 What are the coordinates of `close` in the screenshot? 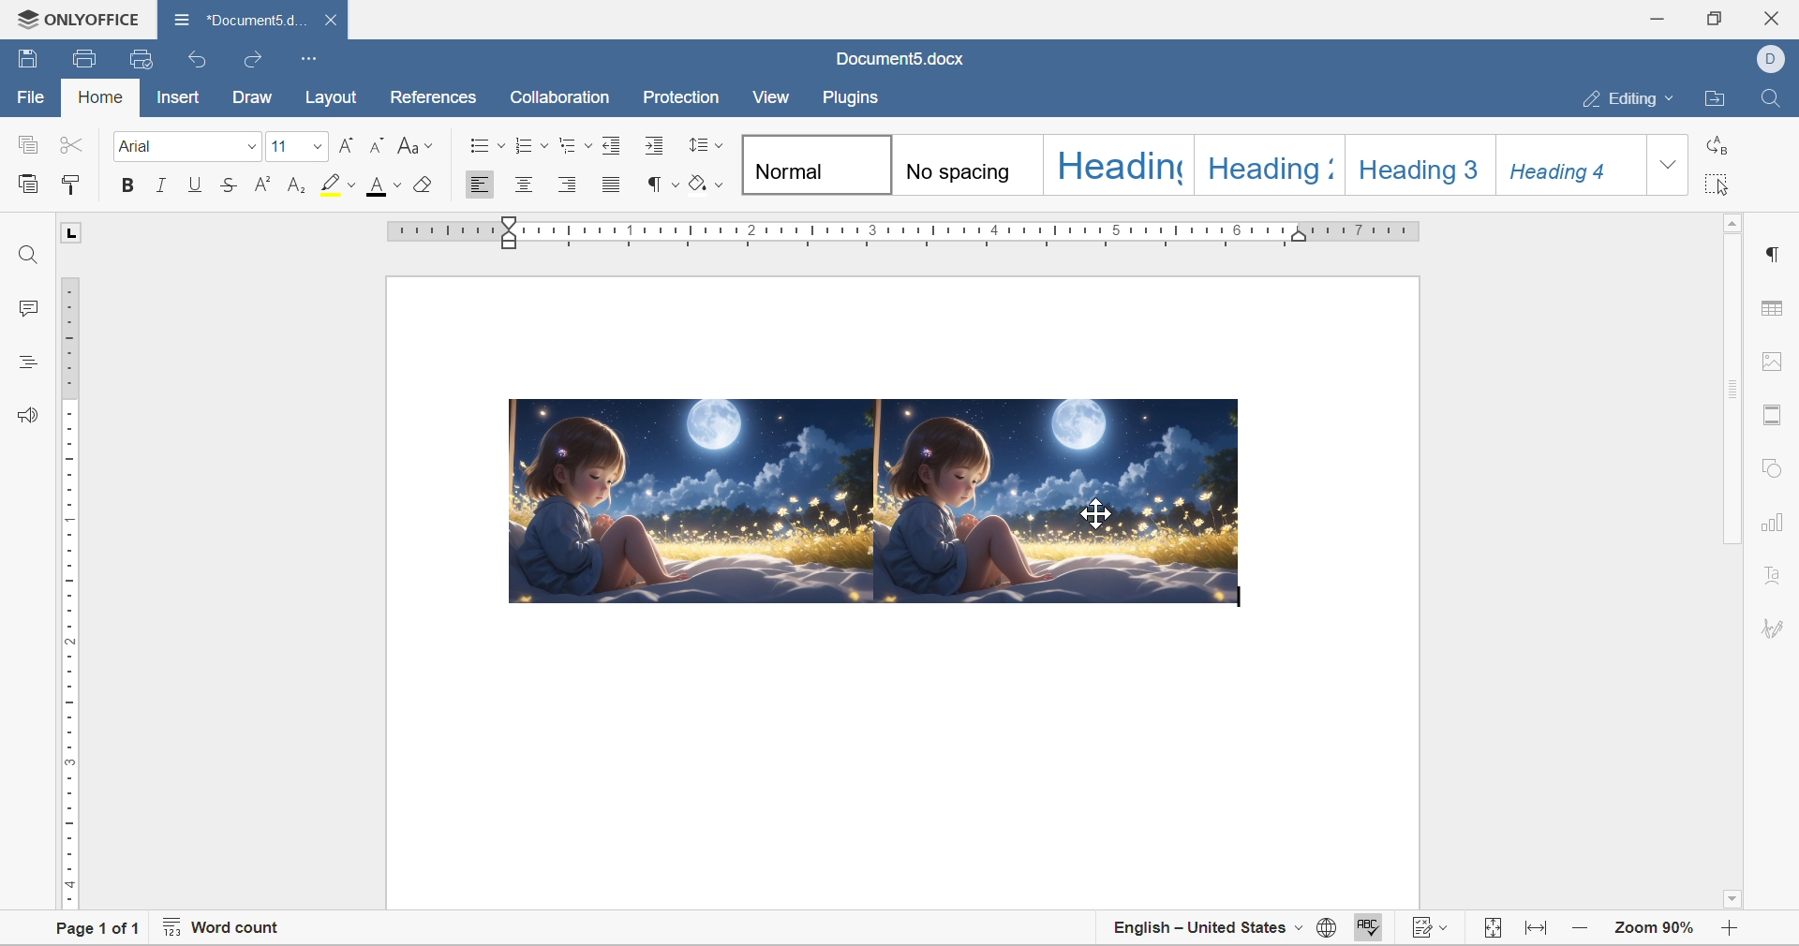 It's located at (329, 21).